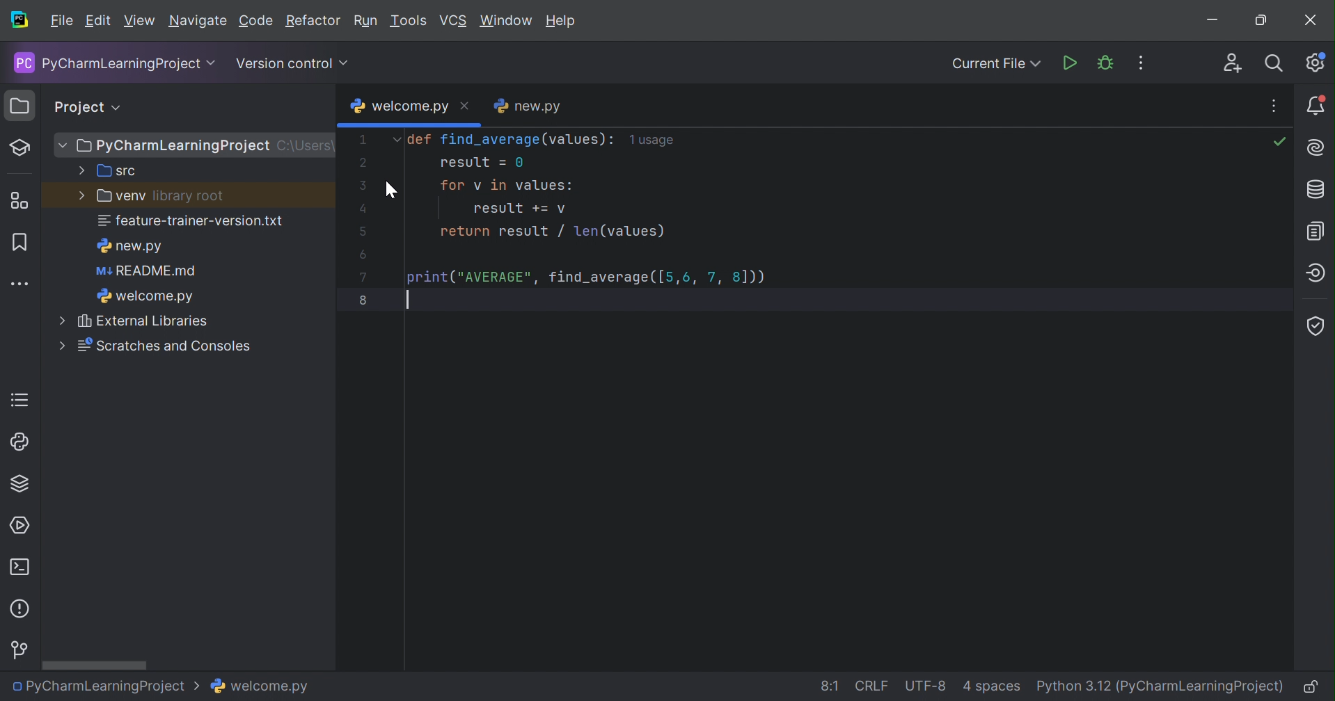 This screenshot has height=701, width=1335. I want to click on PyCharmLearningProject, so click(108, 687).